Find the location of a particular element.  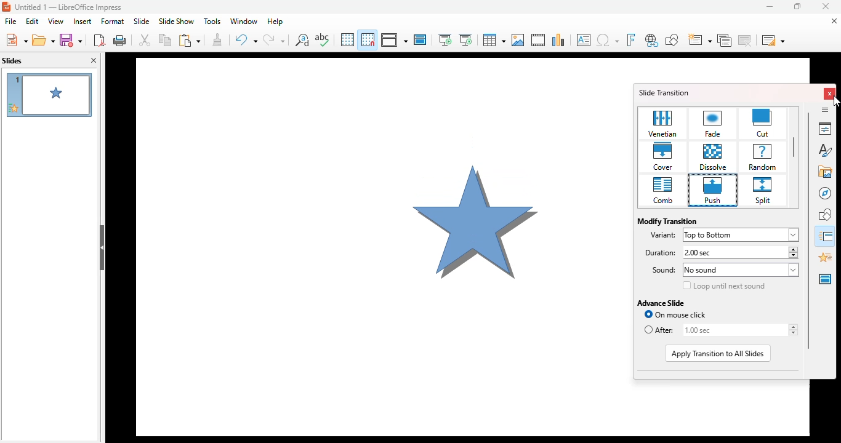

comb is located at coordinates (662, 191).